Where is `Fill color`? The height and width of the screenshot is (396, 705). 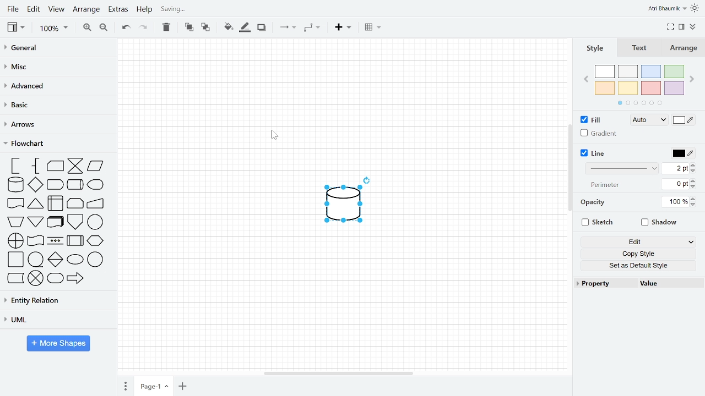 Fill color is located at coordinates (684, 120).